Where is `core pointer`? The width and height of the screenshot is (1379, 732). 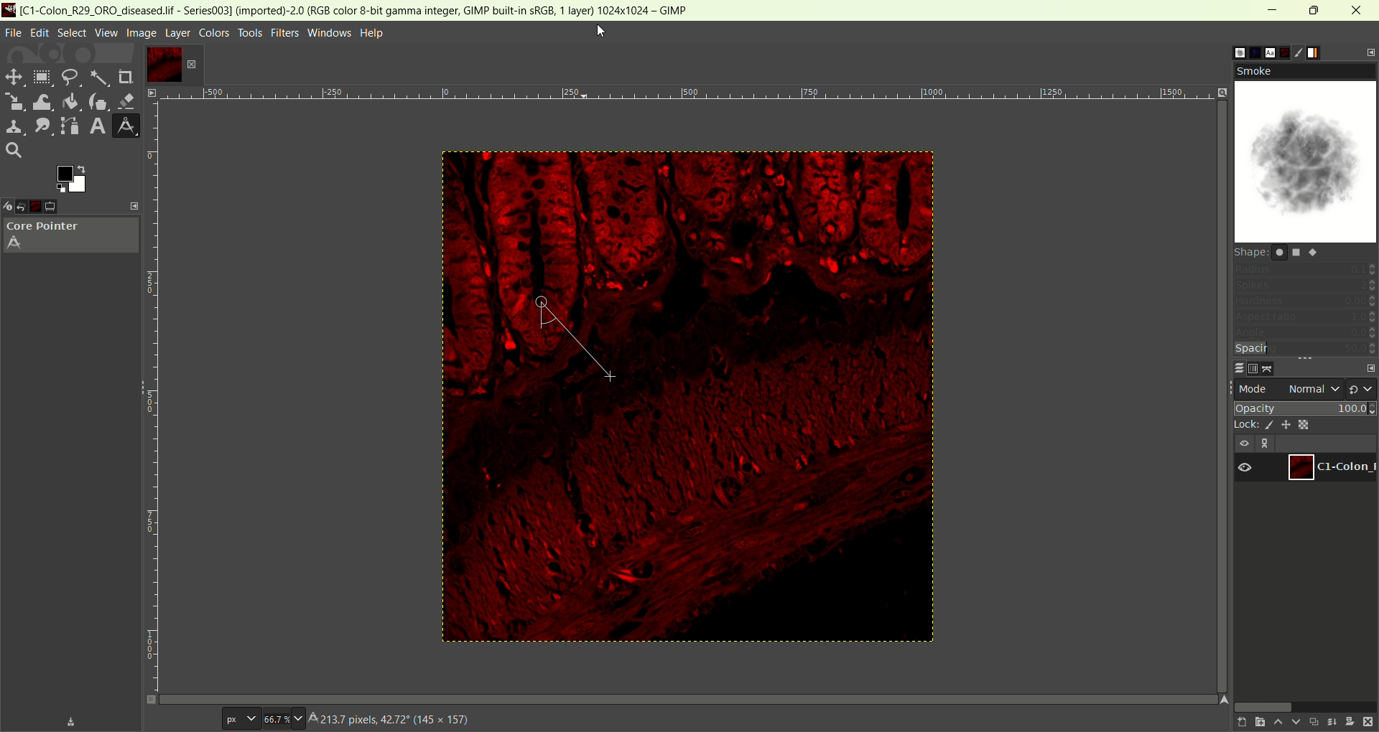
core pointer is located at coordinates (71, 237).